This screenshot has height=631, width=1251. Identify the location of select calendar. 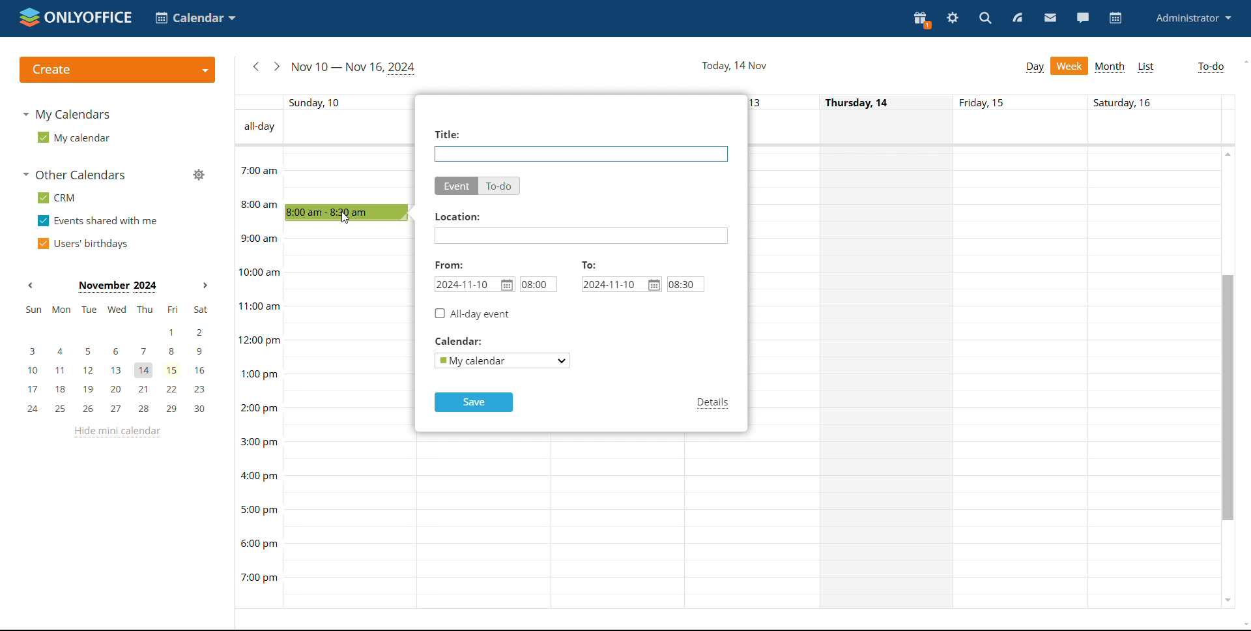
(500, 360).